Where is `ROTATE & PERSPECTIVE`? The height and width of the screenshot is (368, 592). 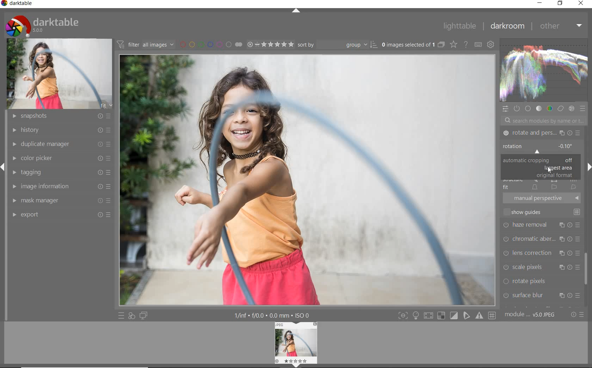
ROTATE & PERSPECTIVE is located at coordinates (541, 133).